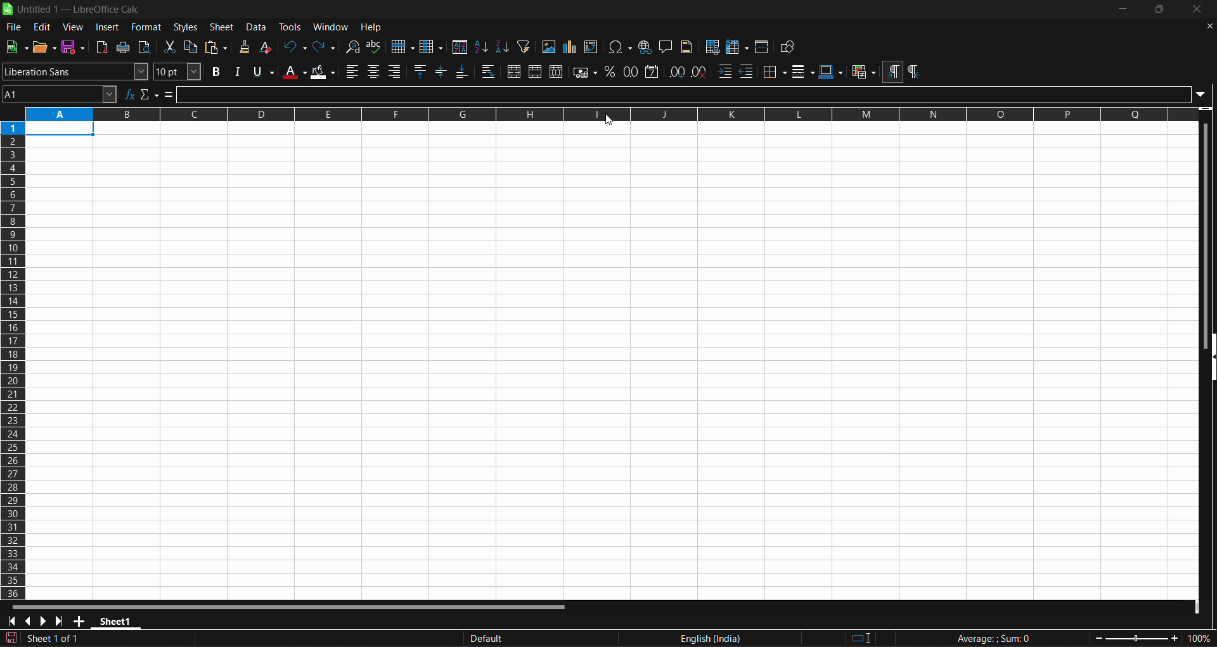 This screenshot has height=647, width=1217. I want to click on increase indent, so click(724, 70).